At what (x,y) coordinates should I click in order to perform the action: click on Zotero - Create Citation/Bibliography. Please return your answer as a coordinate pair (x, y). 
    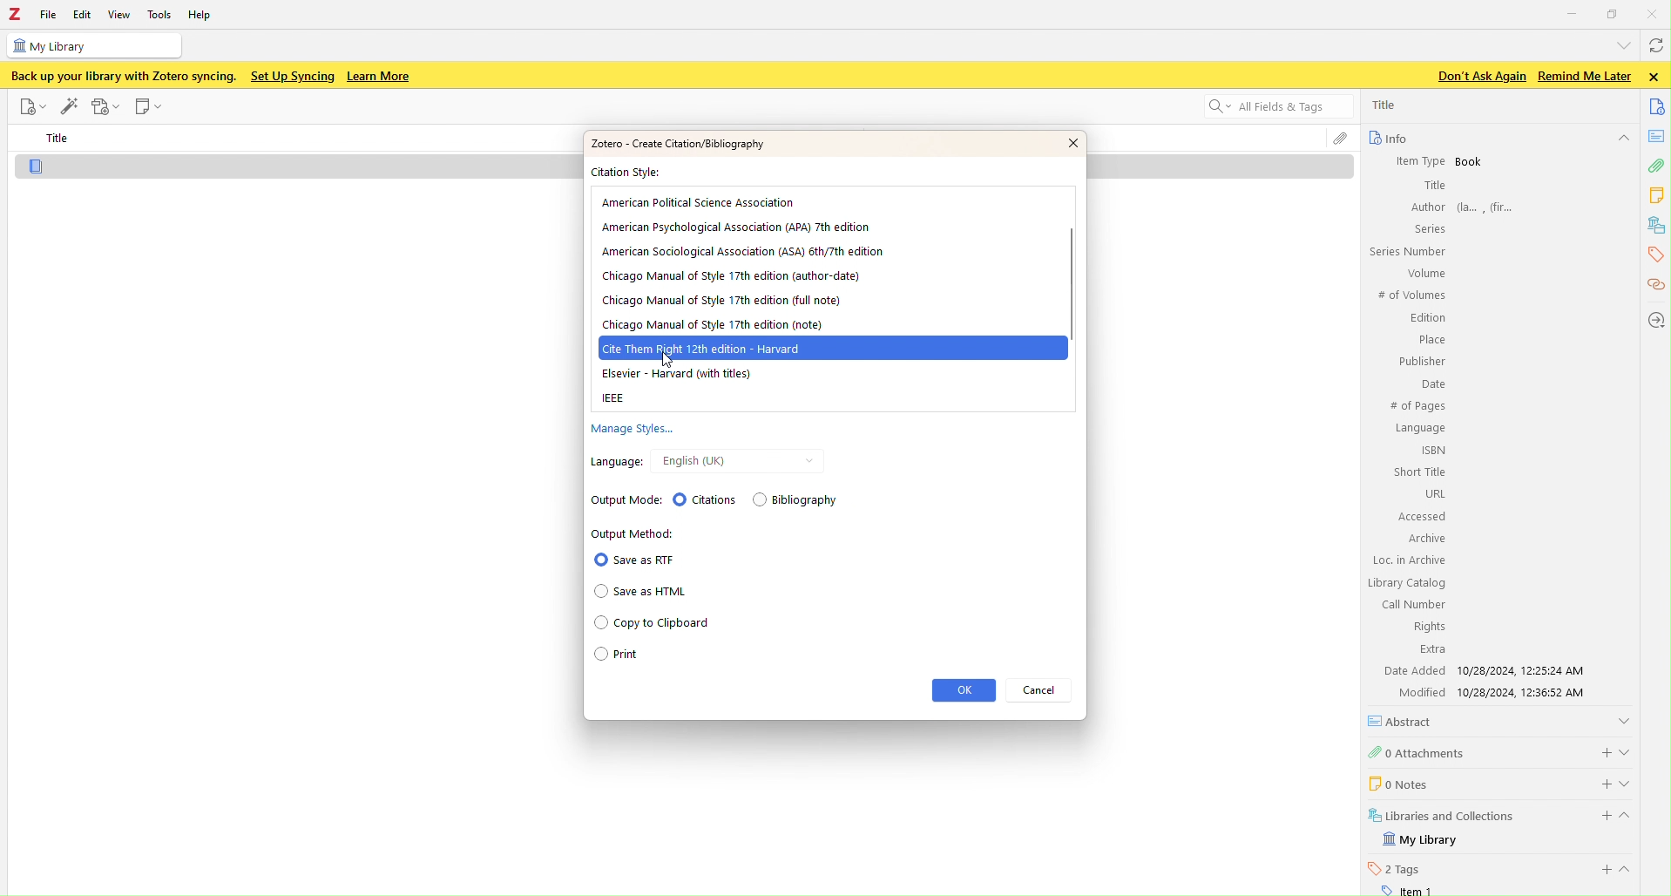
    Looking at the image, I should click on (676, 143).